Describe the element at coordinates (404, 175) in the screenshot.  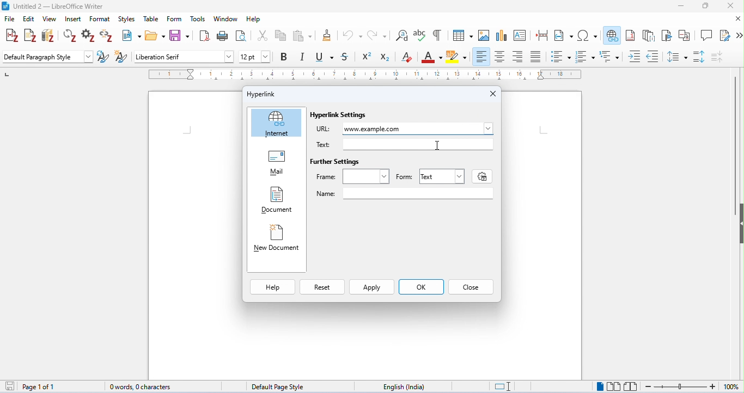
I see `Form: |` at that location.